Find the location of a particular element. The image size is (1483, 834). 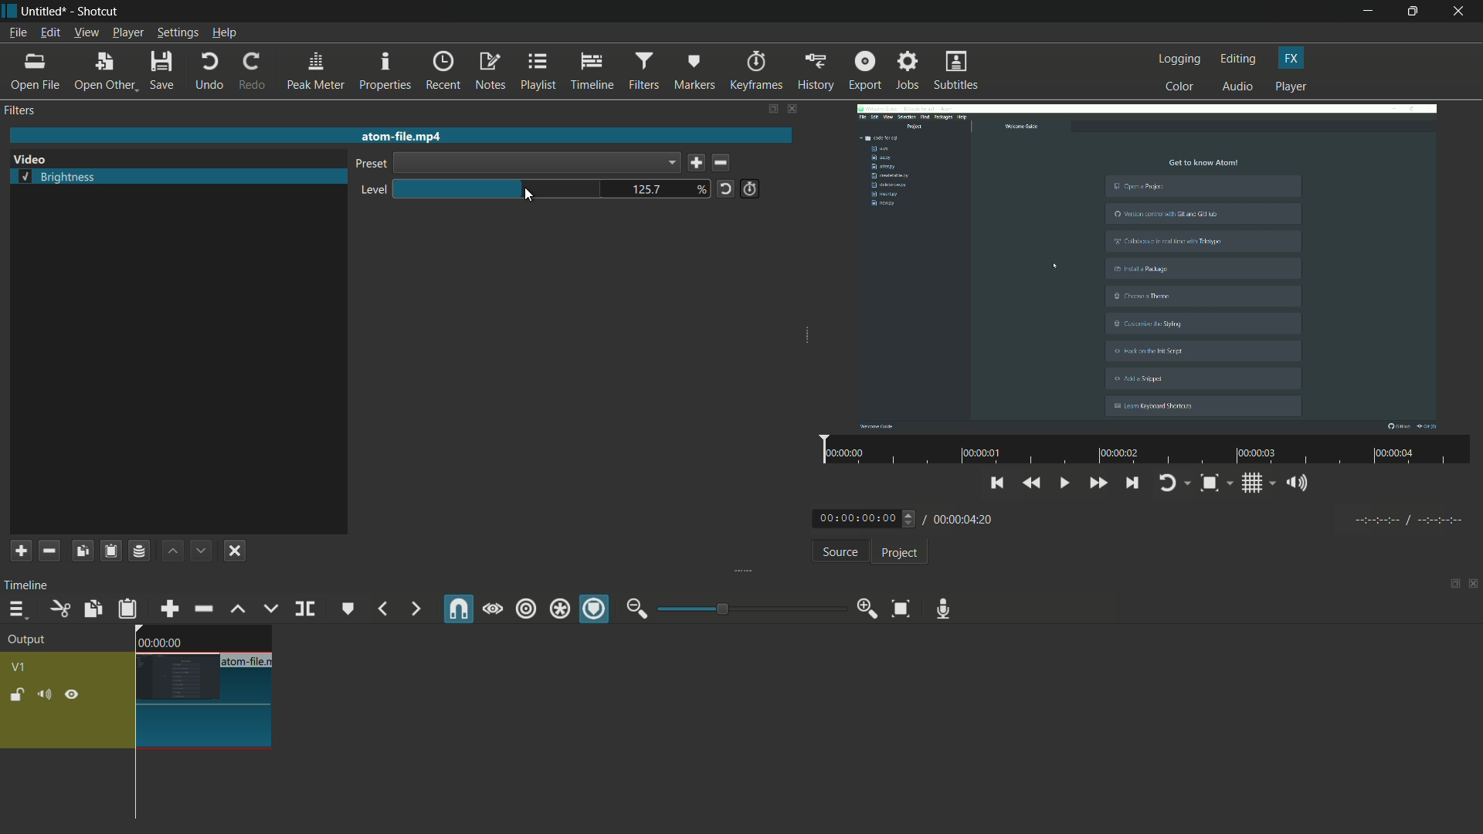

toggle grid system is located at coordinates (1260, 486).